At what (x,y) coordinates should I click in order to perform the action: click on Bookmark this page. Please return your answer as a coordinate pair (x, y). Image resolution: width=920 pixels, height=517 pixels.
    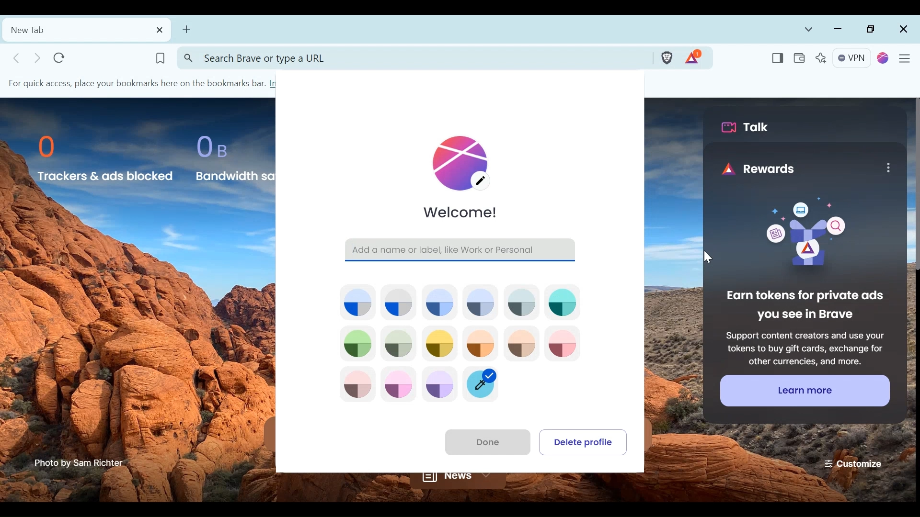
    Looking at the image, I should click on (160, 57).